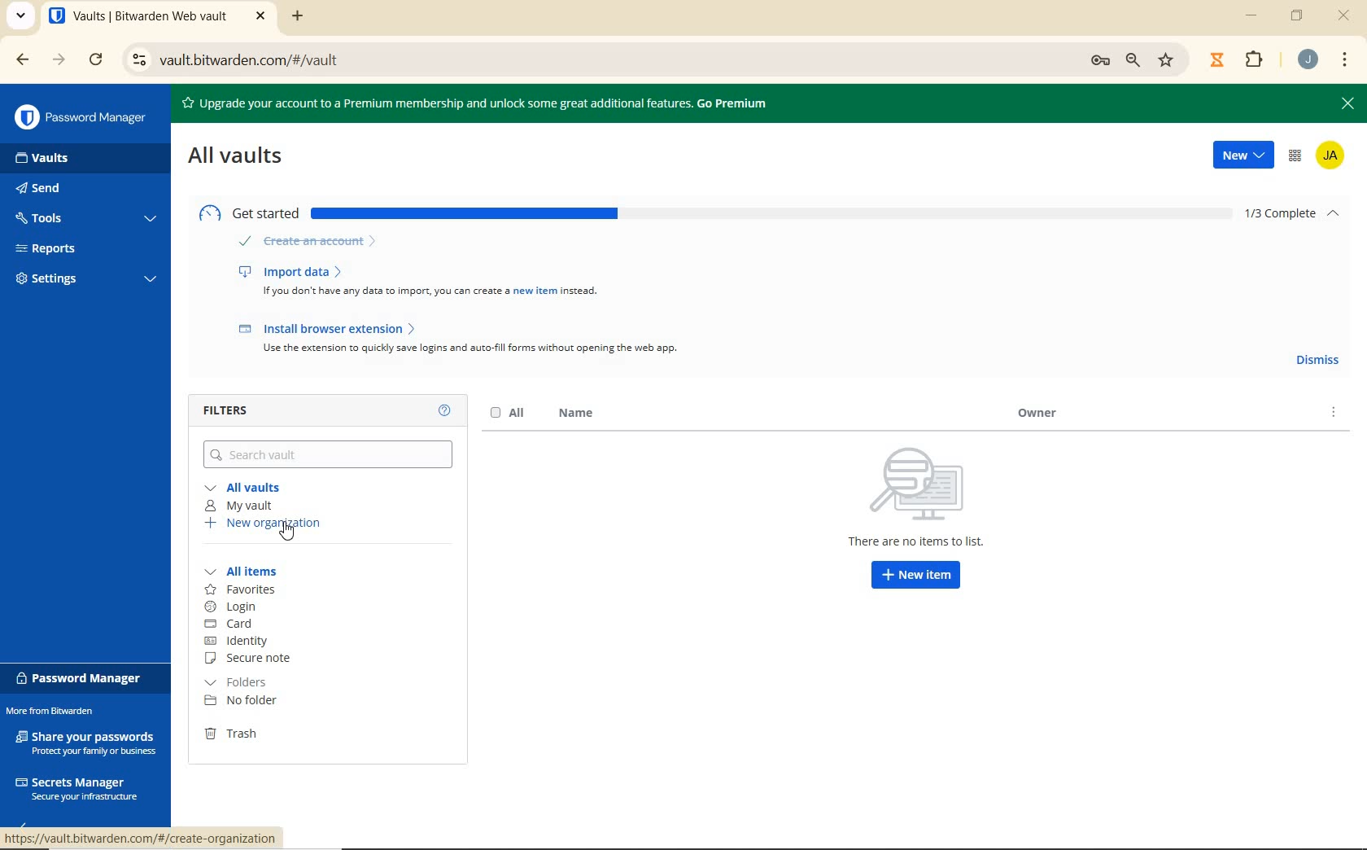 This screenshot has width=1367, height=850. Describe the element at coordinates (1216, 58) in the screenshot. I see `JIBBLE` at that location.